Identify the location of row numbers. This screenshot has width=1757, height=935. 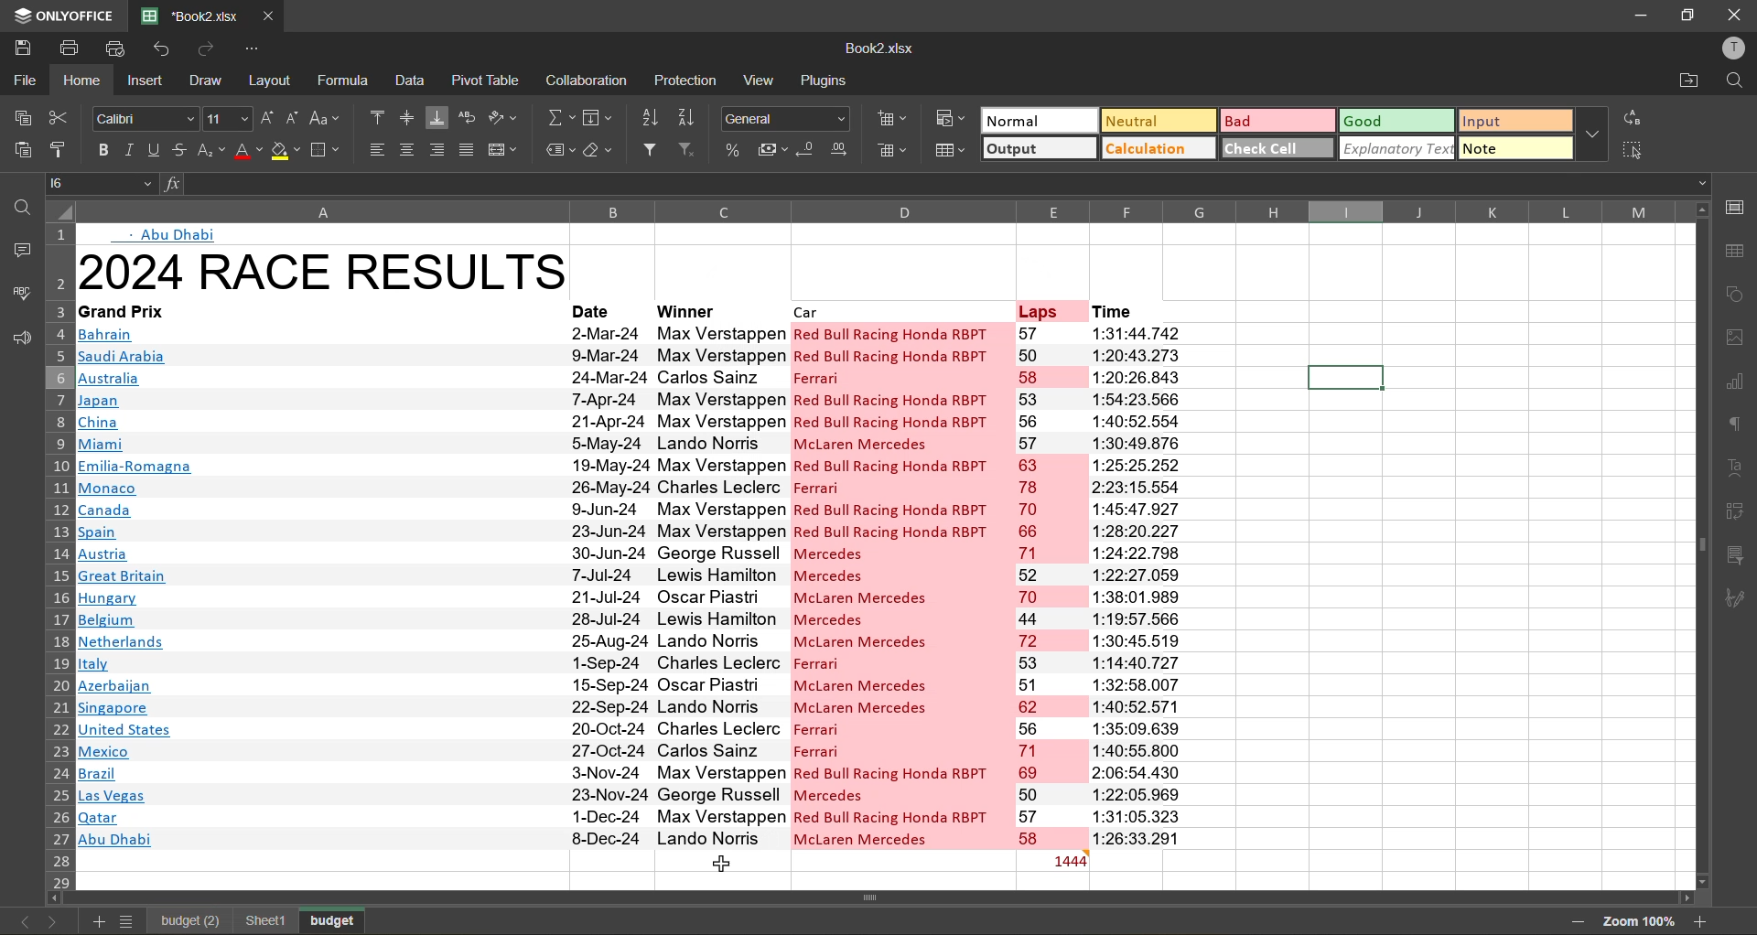
(57, 563).